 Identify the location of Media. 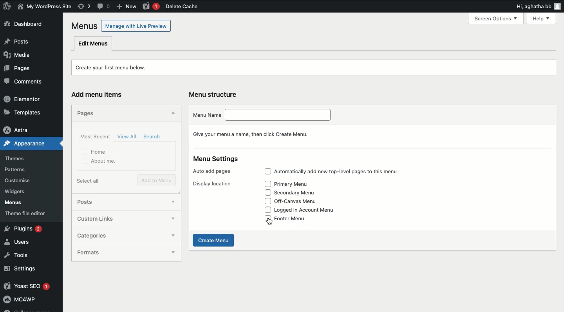
(21, 57).